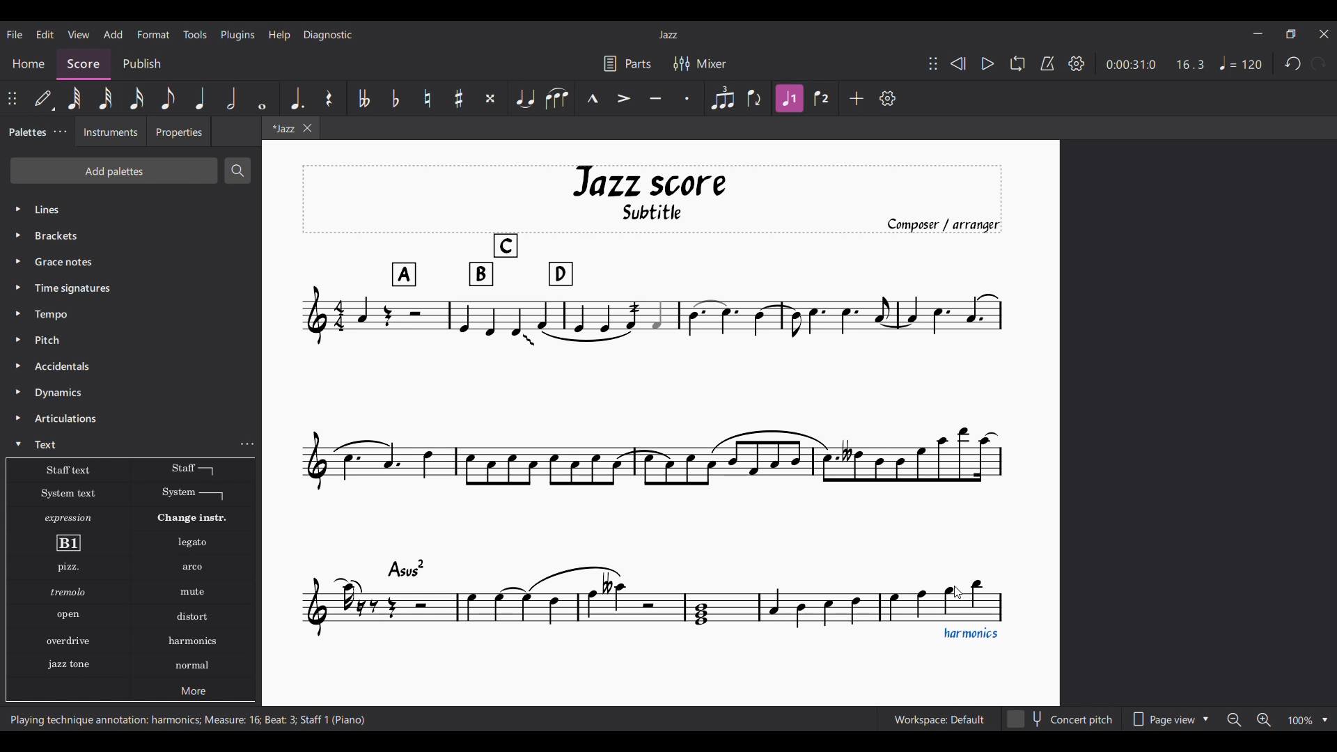 The height and width of the screenshot is (752, 1337). What do you see at coordinates (699, 63) in the screenshot?
I see `Mixer settings` at bounding box center [699, 63].